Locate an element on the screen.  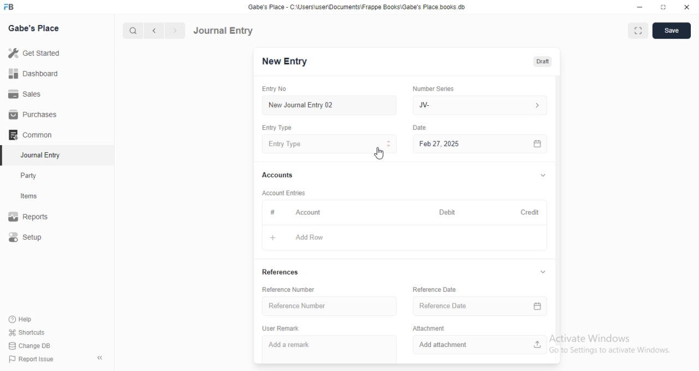
Entry No is located at coordinates (277, 88).